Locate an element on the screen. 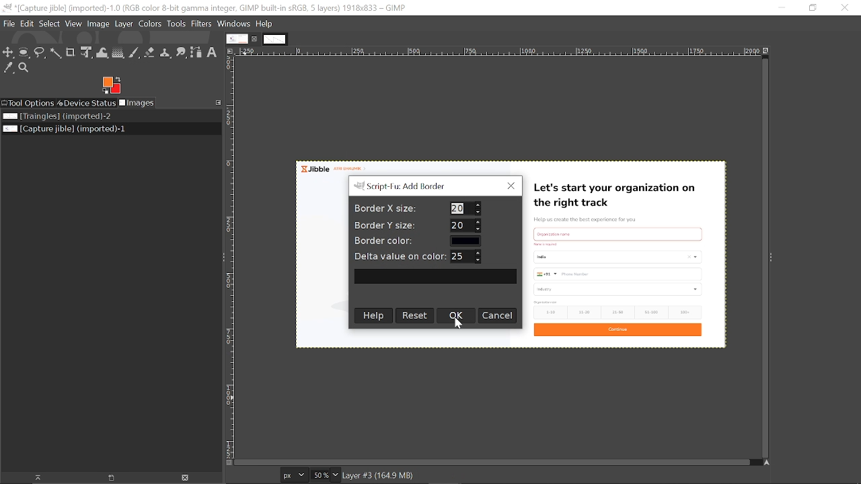 The height and width of the screenshot is (484, 861). Delete image is located at coordinates (190, 477).